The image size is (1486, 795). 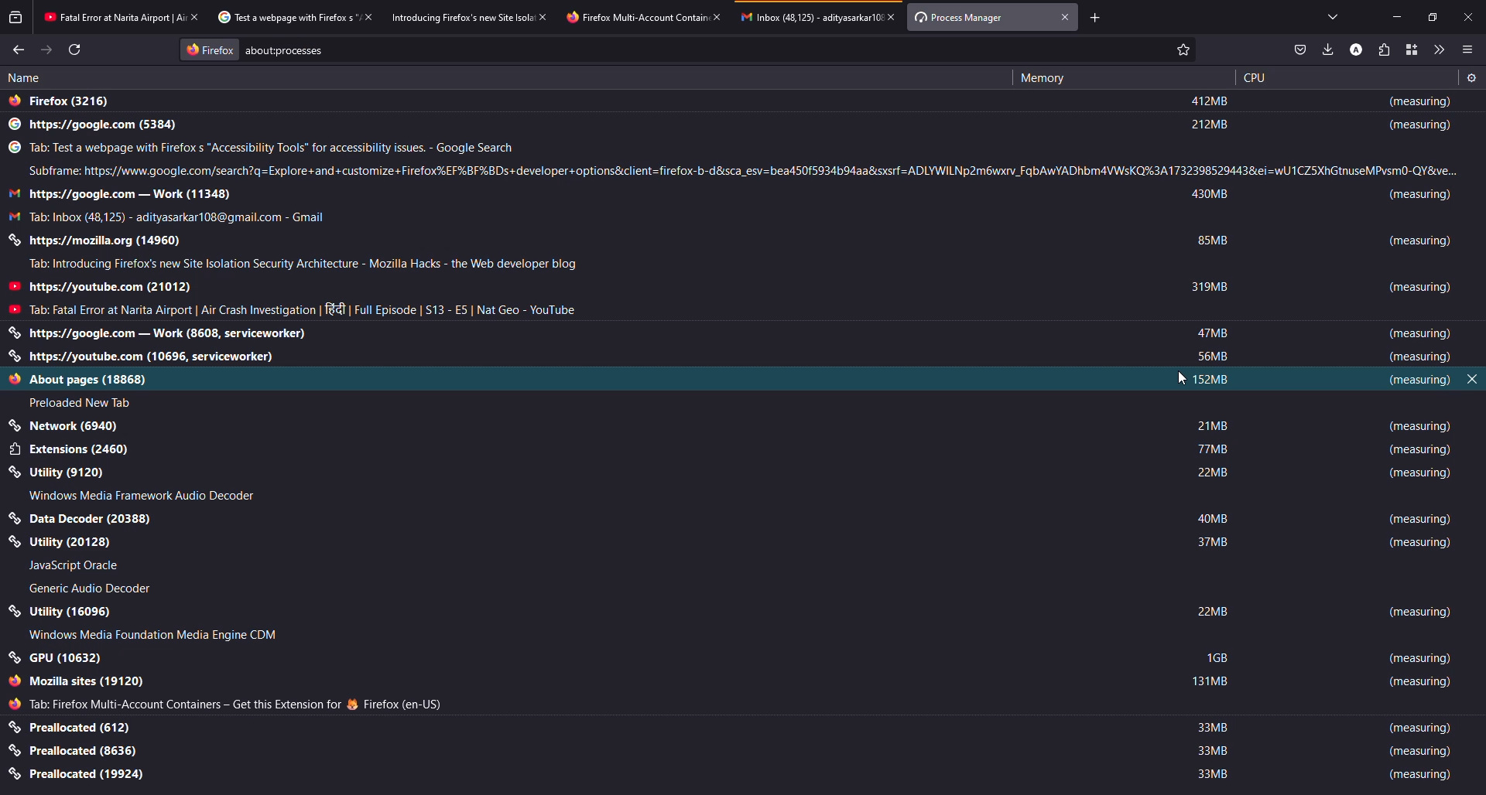 I want to click on back, so click(x=15, y=50).